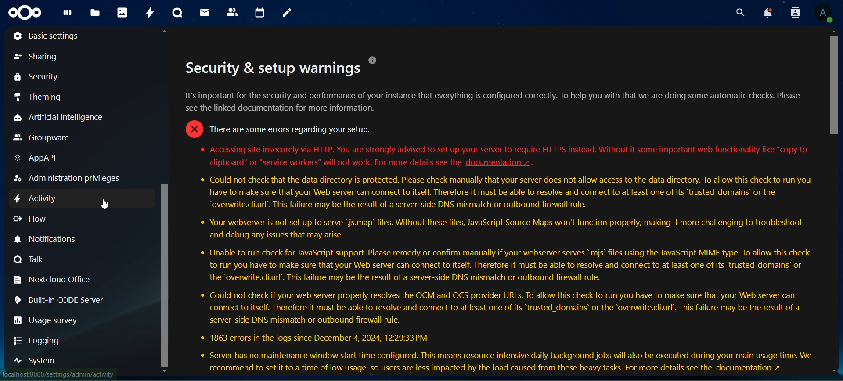  I want to click on talk, so click(177, 13).